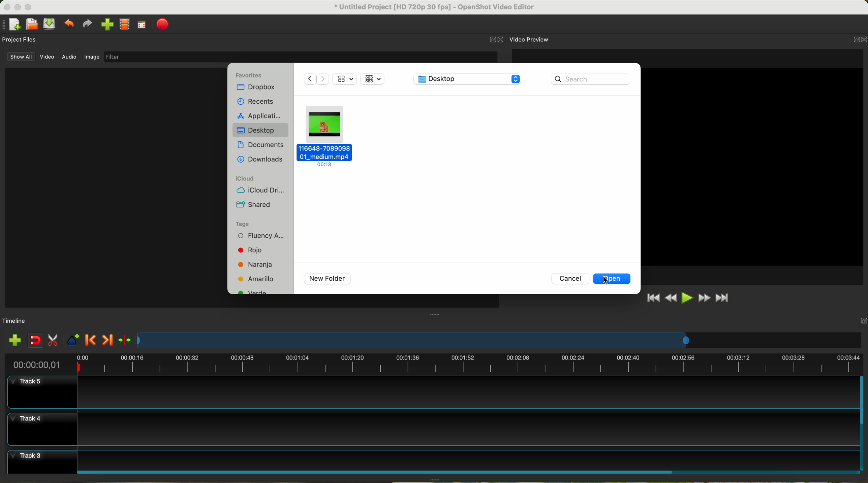 The image size is (868, 483). What do you see at coordinates (162, 25) in the screenshot?
I see `export video` at bounding box center [162, 25].